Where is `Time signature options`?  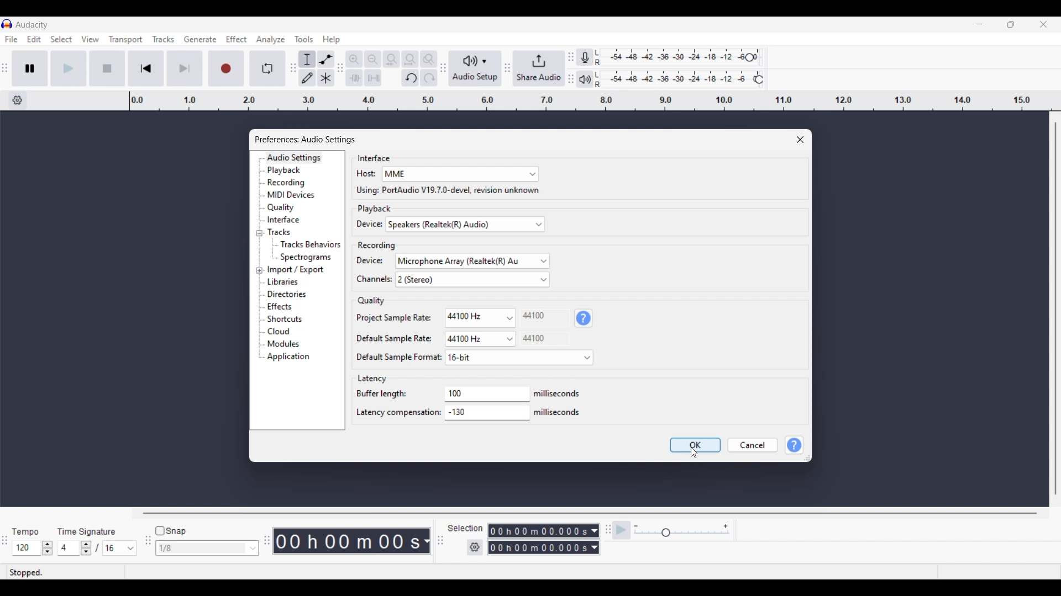
Time signature options is located at coordinates (131, 549).